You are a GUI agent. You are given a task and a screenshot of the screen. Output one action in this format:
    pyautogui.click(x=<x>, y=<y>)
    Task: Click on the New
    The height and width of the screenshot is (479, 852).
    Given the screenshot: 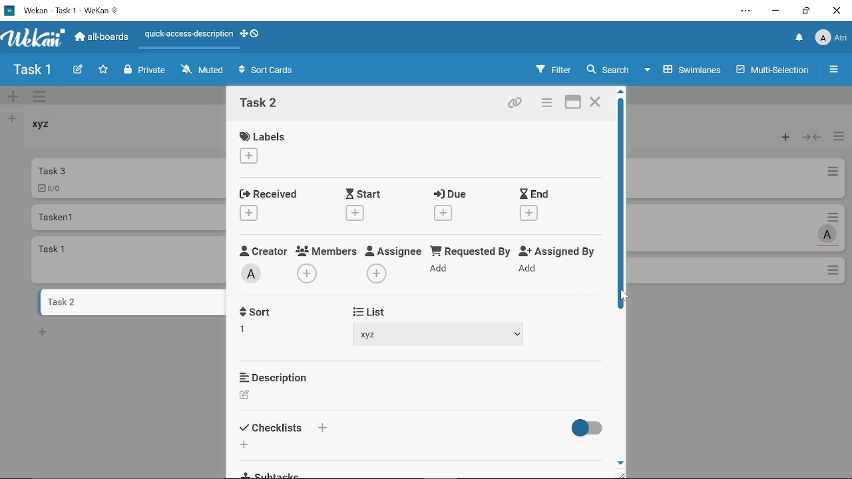 What is the action you would take?
    pyautogui.click(x=43, y=331)
    